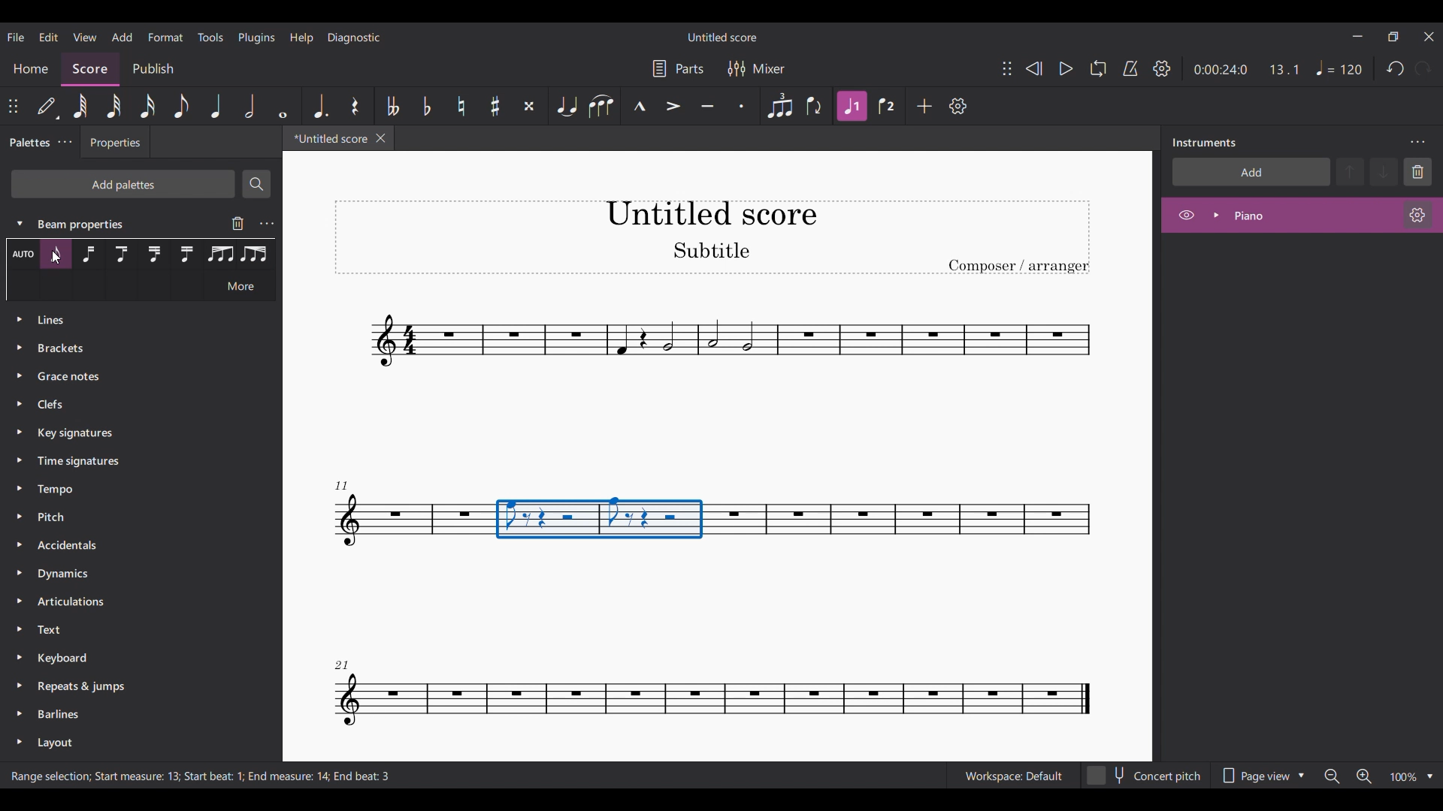 The image size is (1443, 811). Describe the element at coordinates (1216, 215) in the screenshot. I see `Expand` at that location.